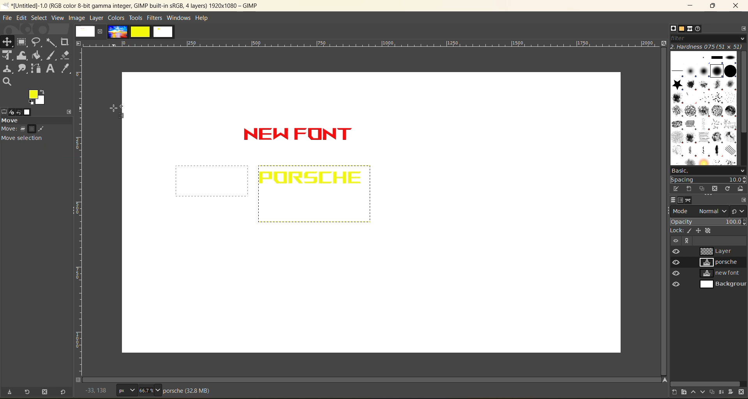 This screenshot has width=748, height=399. Describe the element at coordinates (703, 109) in the screenshot. I see `brushes` at that location.